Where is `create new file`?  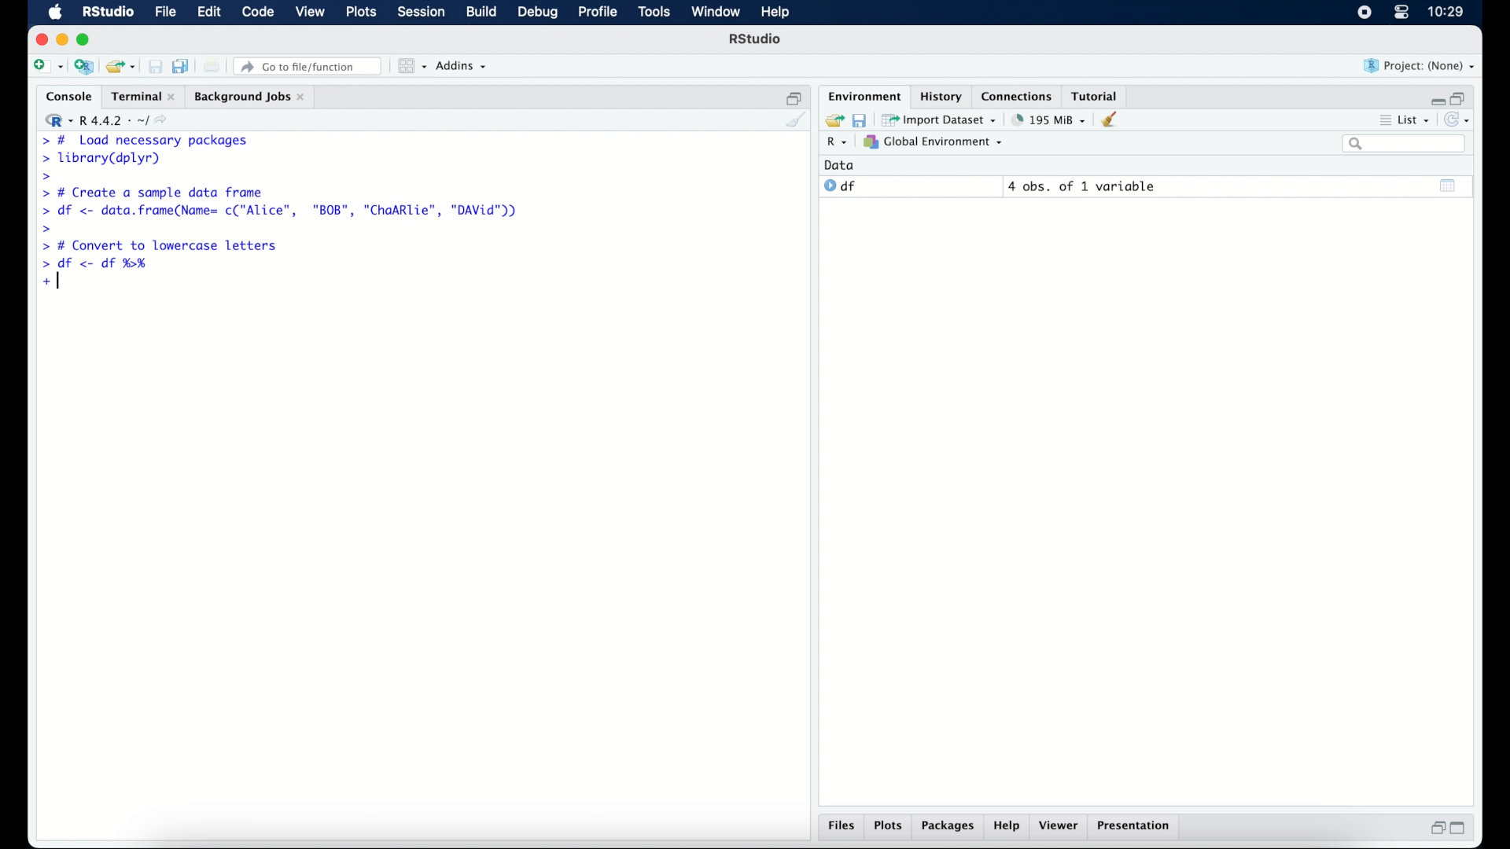
create new file is located at coordinates (47, 68).